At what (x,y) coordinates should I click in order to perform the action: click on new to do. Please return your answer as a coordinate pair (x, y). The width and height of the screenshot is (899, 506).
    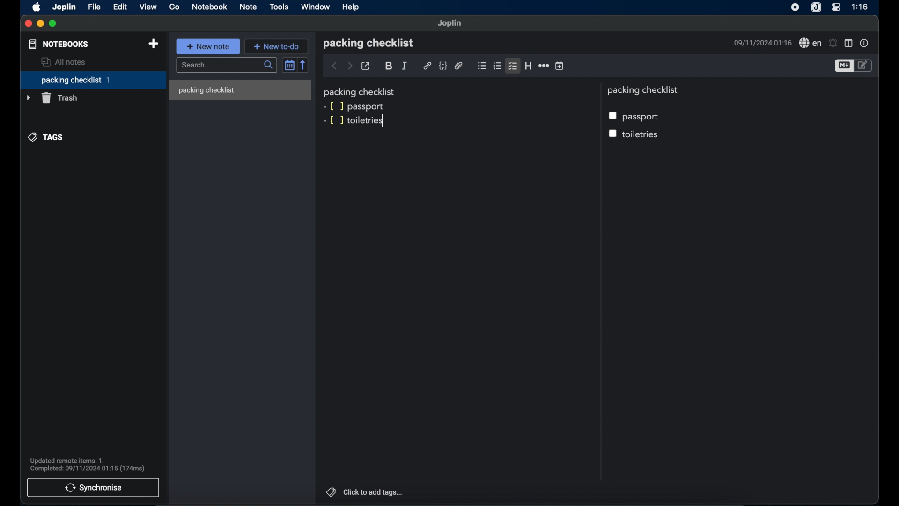
    Looking at the image, I should click on (277, 46).